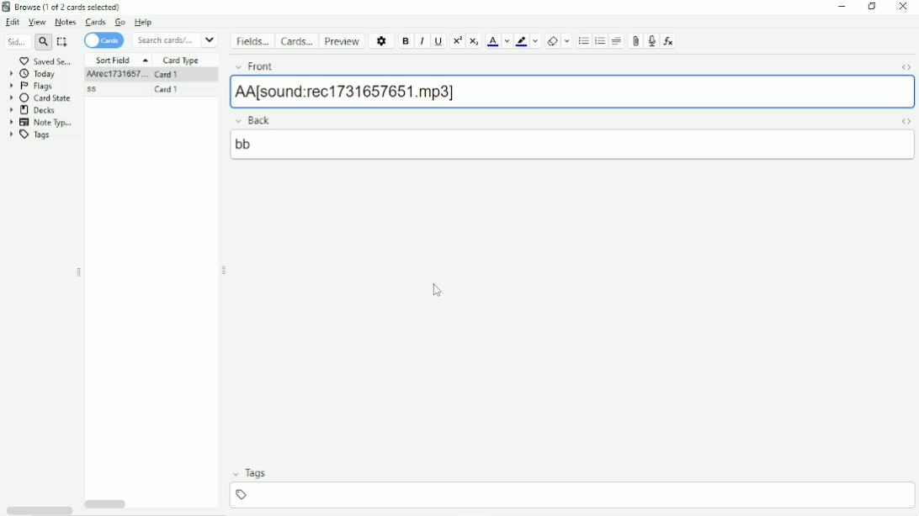  What do you see at coordinates (842, 6) in the screenshot?
I see `Minimize` at bounding box center [842, 6].